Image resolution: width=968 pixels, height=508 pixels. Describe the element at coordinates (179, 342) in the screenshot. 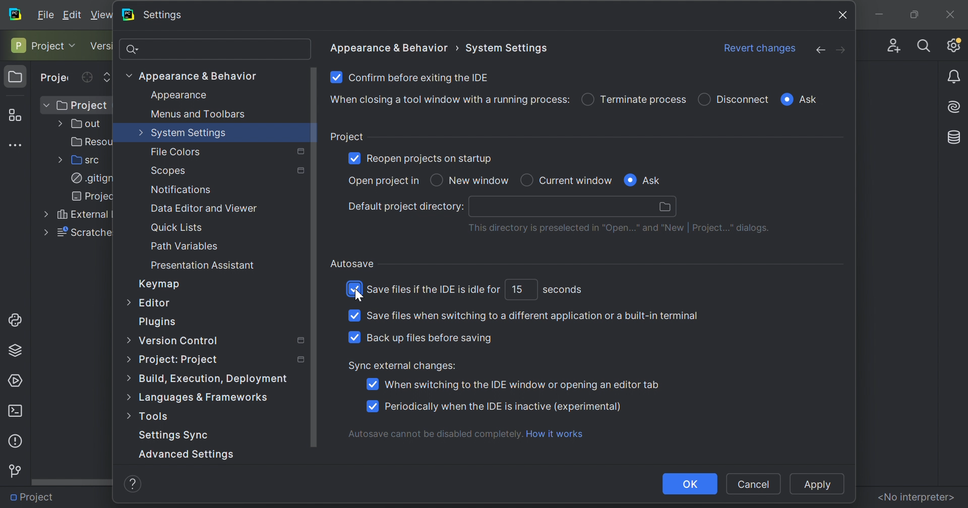

I see `Version control` at that location.